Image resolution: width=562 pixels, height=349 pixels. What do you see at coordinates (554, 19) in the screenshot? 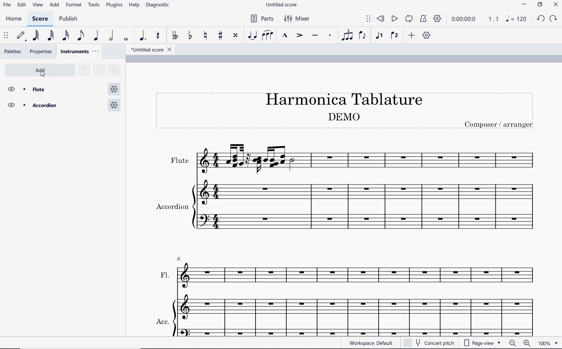
I see `REDO` at bounding box center [554, 19].